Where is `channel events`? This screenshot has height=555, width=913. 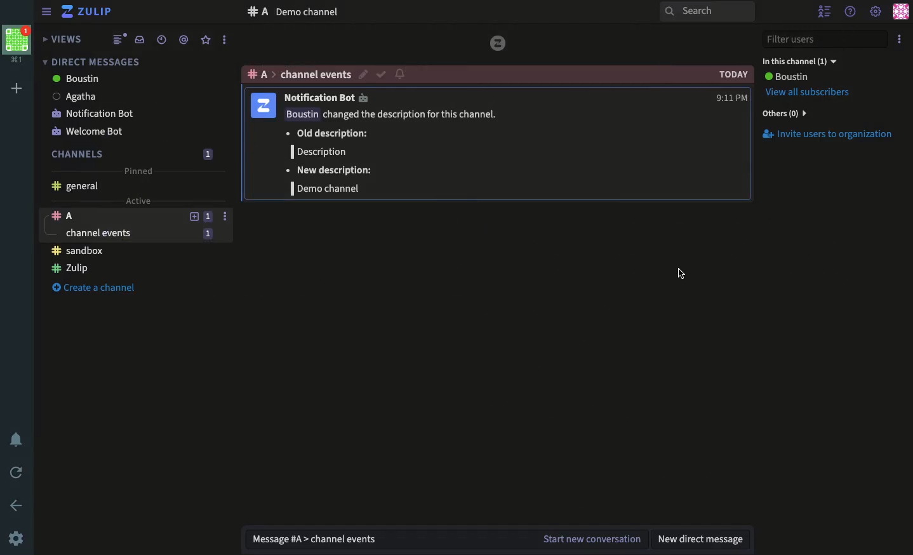 channel events is located at coordinates (119, 234).